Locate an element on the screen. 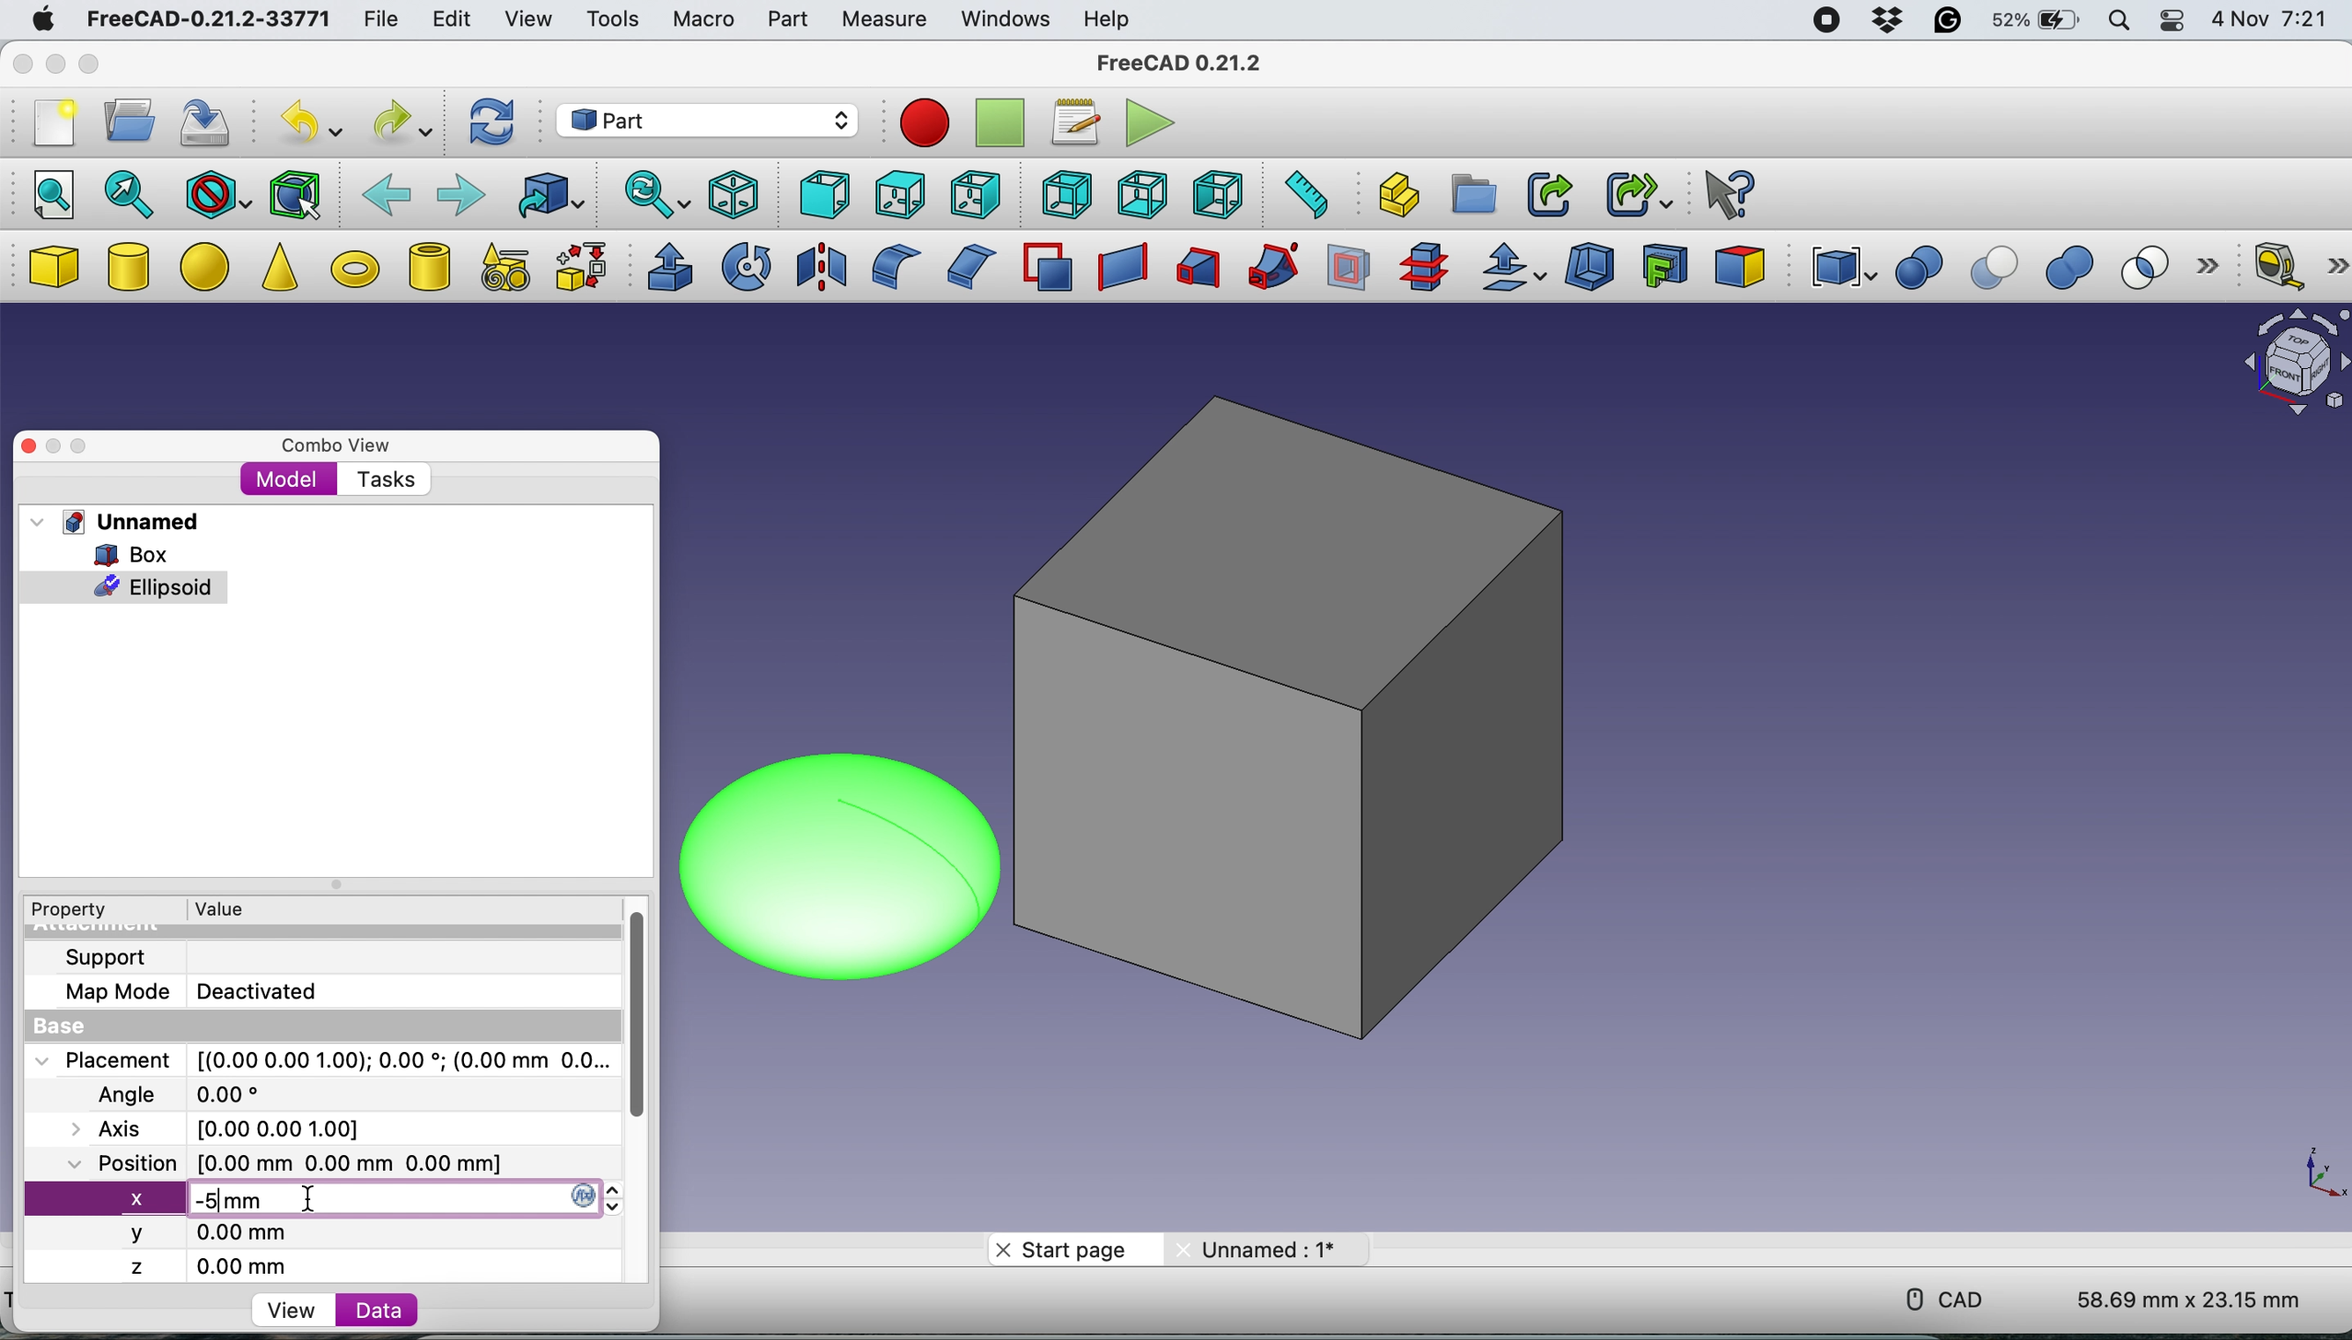 Image resolution: width=2352 pixels, height=1340 pixels. compound tools is located at coordinates (1839, 268).